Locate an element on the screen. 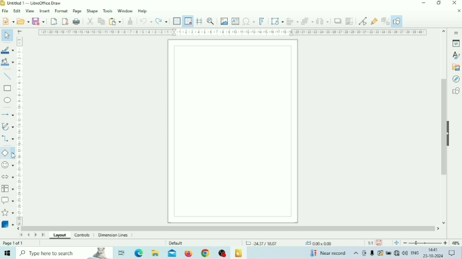  Horizontal scale is located at coordinates (233, 32).